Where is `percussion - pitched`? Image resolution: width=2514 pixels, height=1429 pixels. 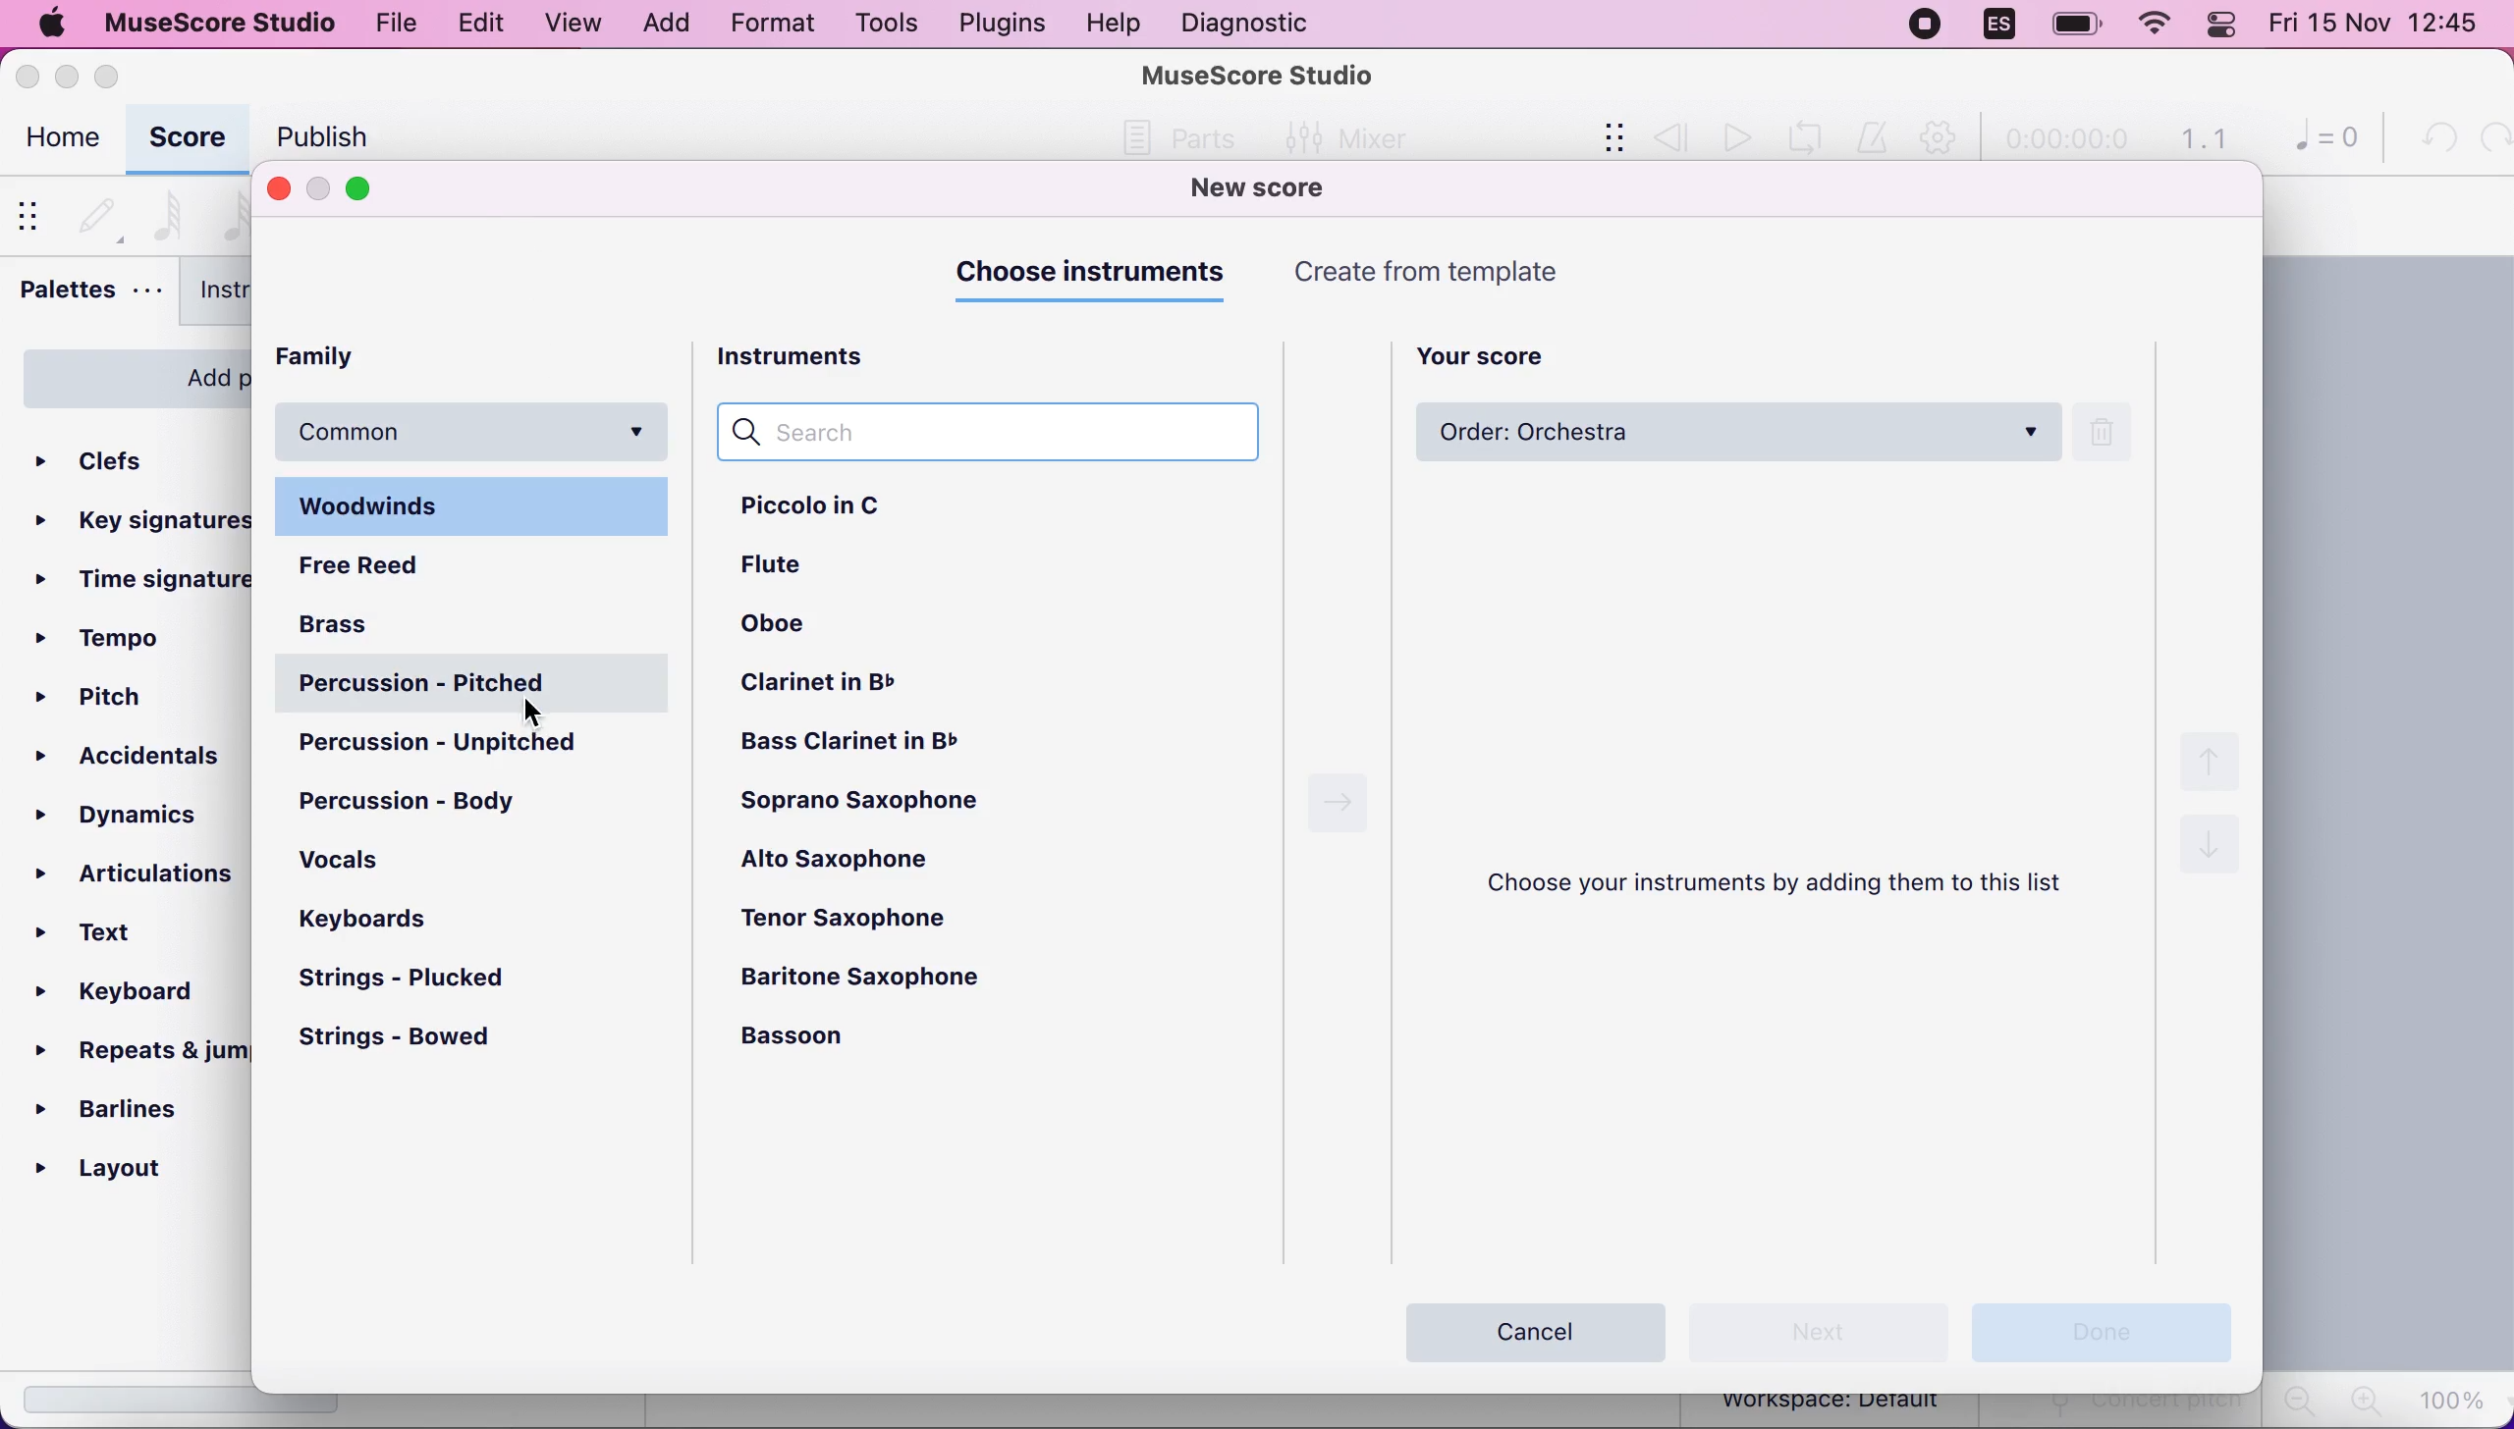 percussion - pitched is located at coordinates (477, 685).